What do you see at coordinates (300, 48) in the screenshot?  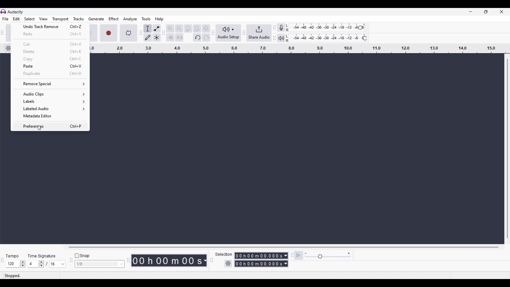 I see `Scale to measure audio length` at bounding box center [300, 48].